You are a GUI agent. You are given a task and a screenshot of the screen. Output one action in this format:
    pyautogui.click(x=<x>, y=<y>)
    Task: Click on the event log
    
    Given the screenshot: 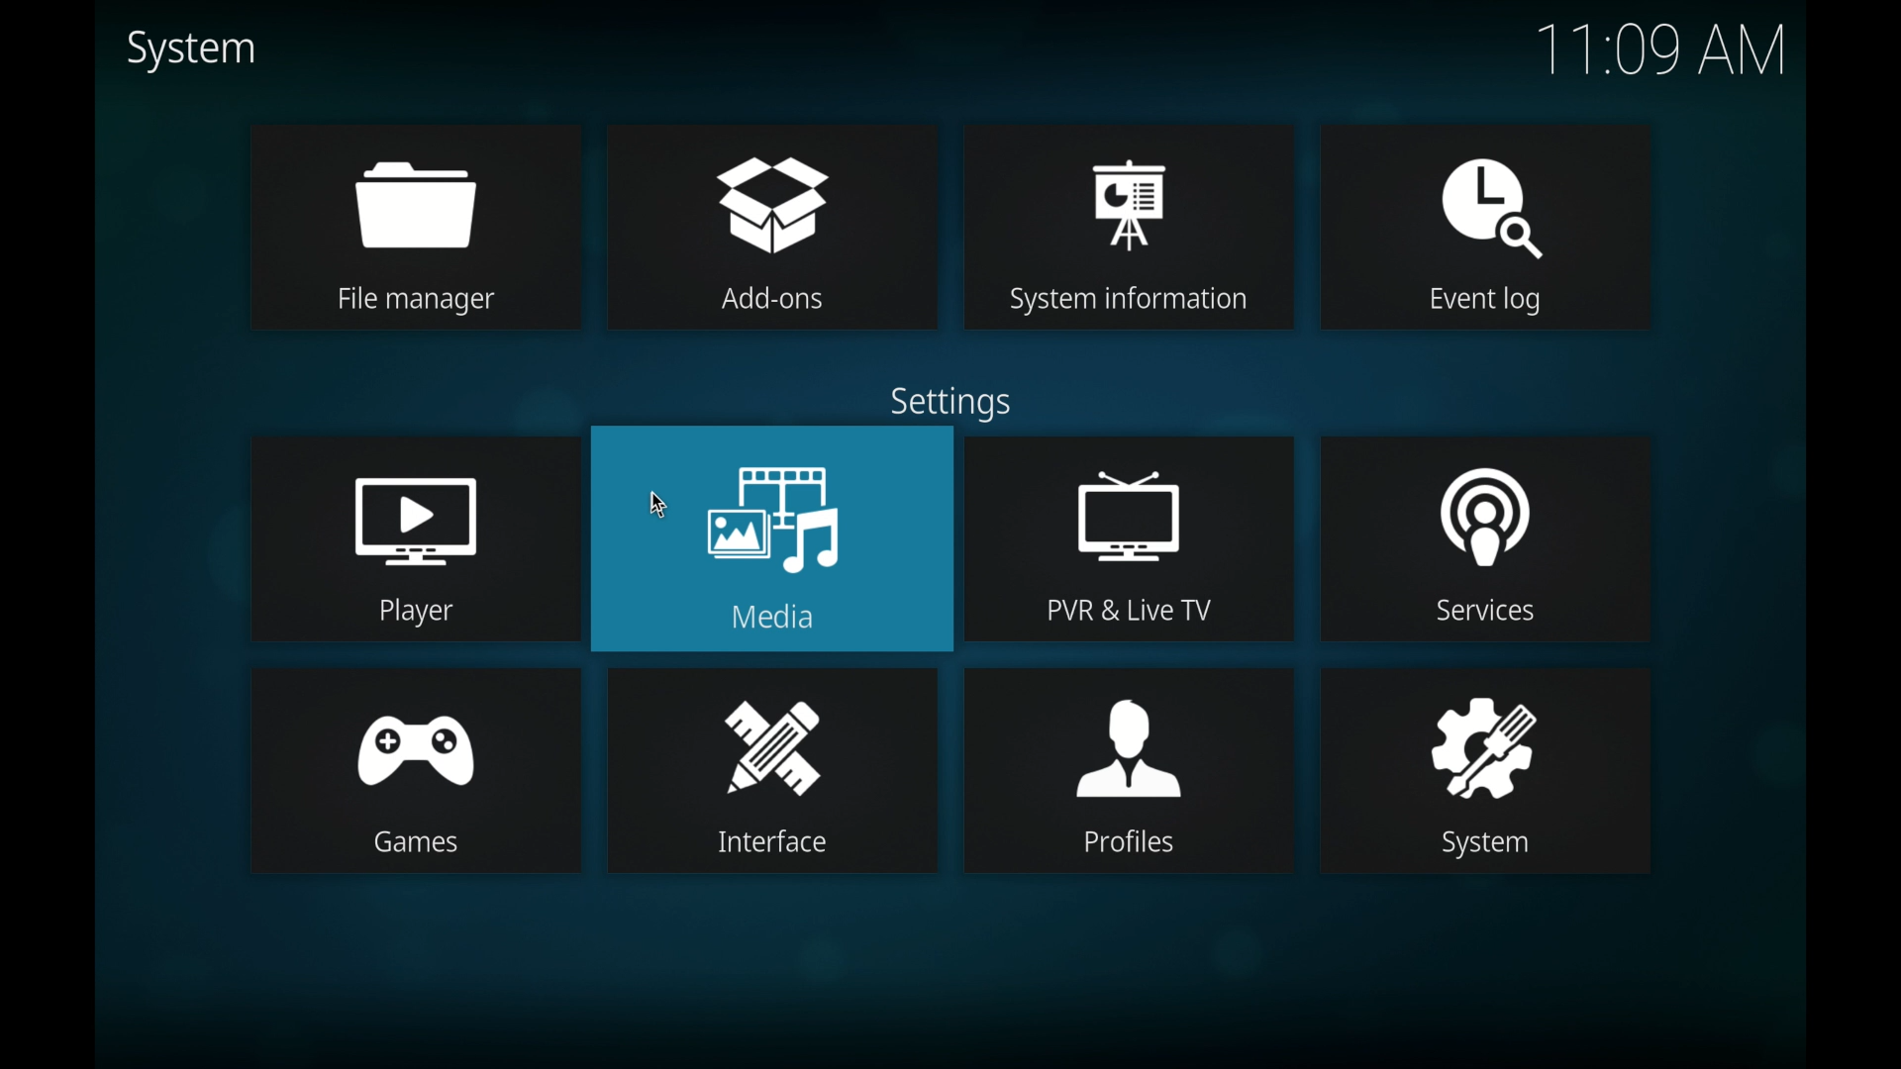 What is the action you would take?
    pyautogui.click(x=1483, y=224)
    